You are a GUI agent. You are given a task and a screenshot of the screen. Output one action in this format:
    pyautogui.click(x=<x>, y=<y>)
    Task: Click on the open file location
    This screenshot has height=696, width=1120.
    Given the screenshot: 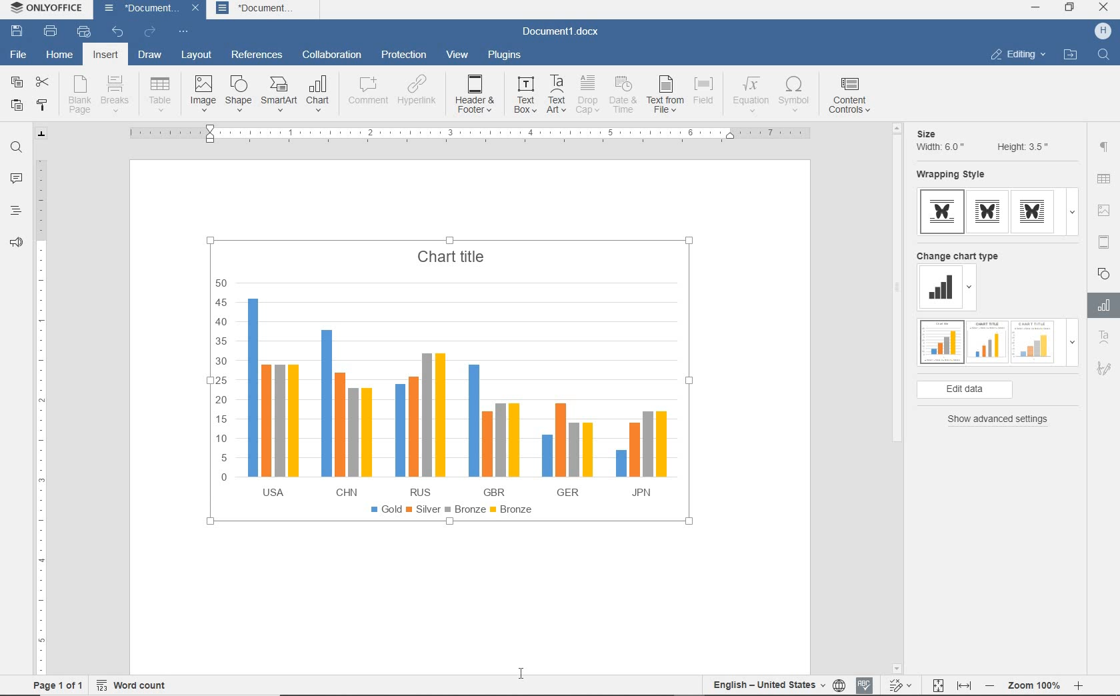 What is the action you would take?
    pyautogui.click(x=1070, y=55)
    